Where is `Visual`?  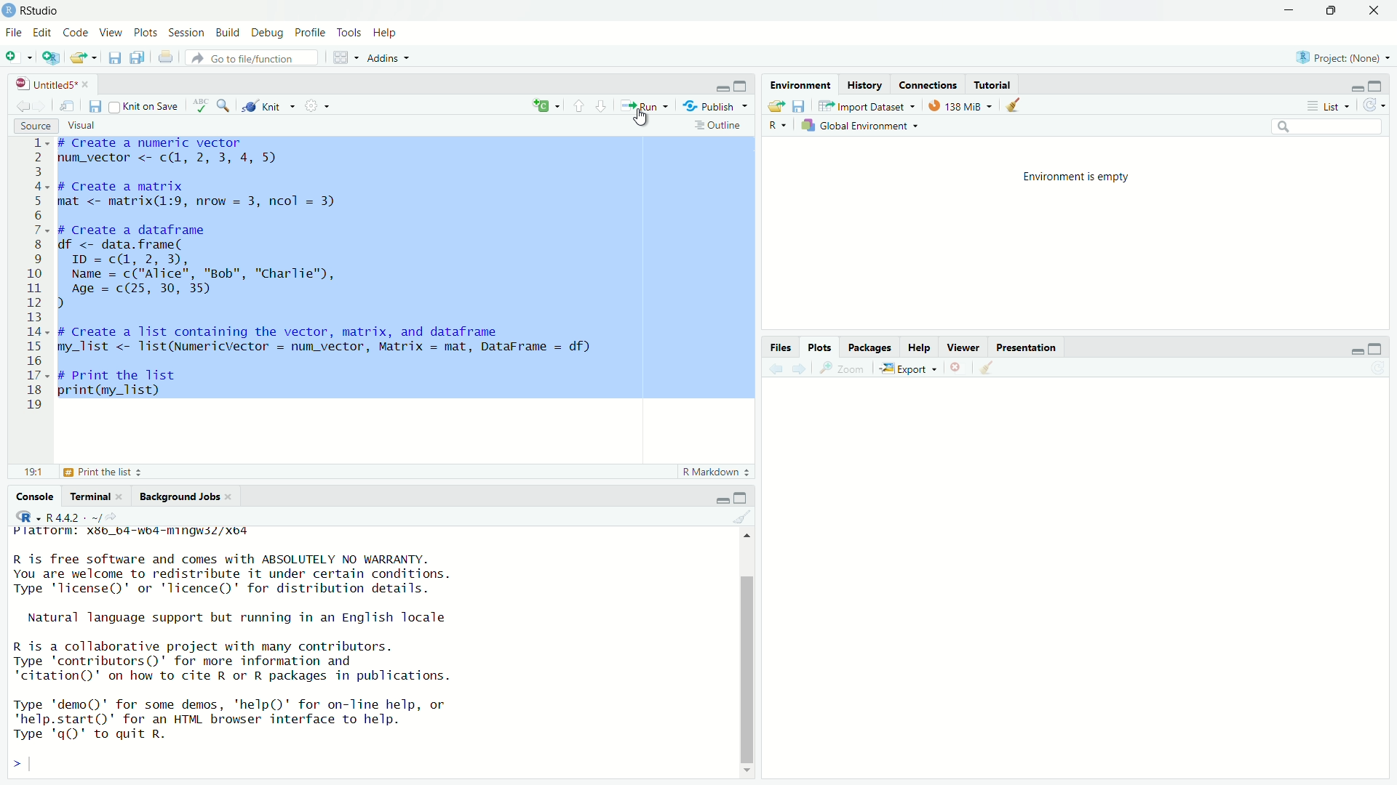
Visual is located at coordinates (89, 124).